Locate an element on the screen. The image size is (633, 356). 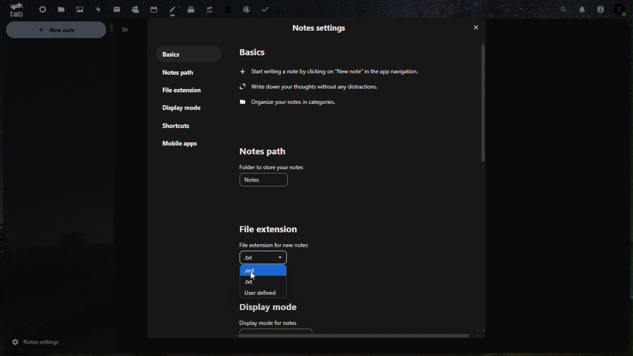
Dashboard is located at coordinates (39, 9).